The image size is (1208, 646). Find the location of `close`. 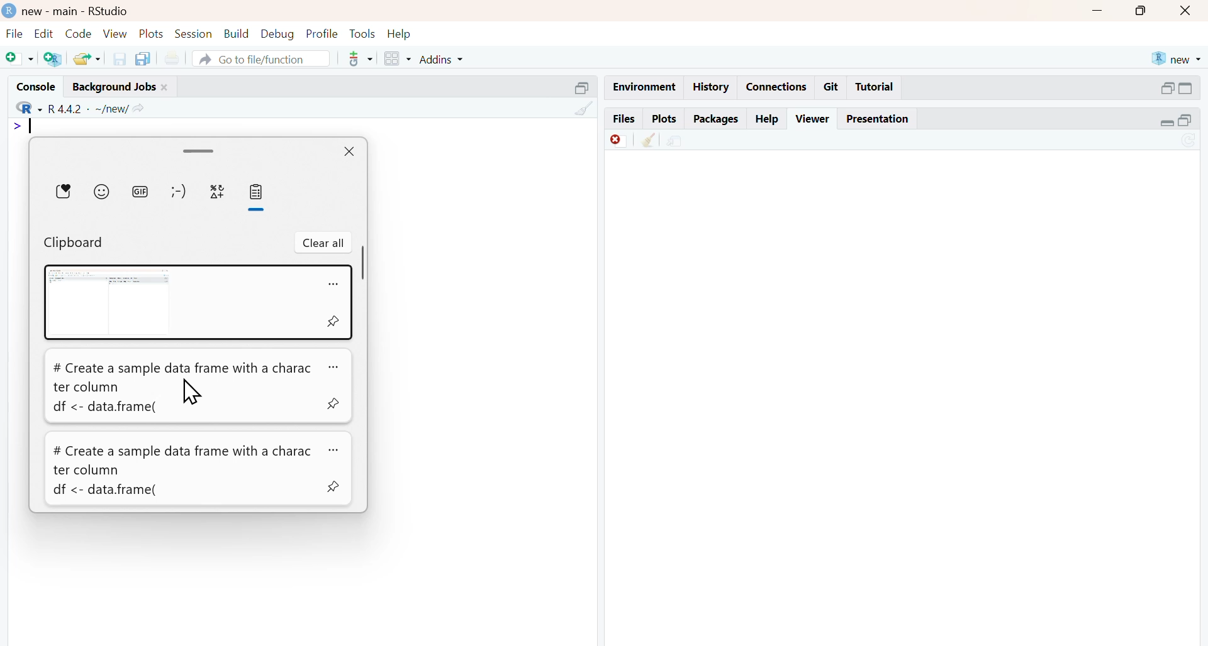

close is located at coordinates (164, 87).